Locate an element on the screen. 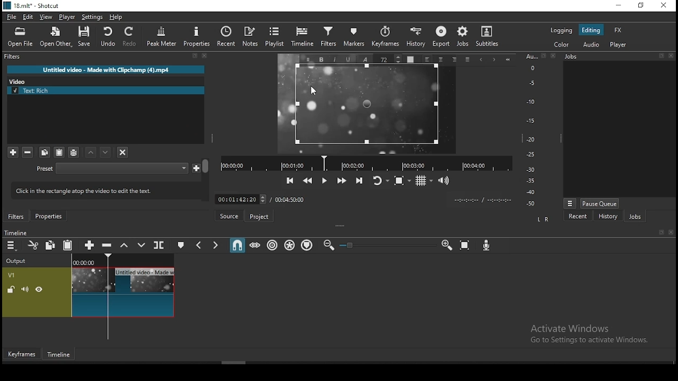  remove selected filters is located at coordinates (28, 153).